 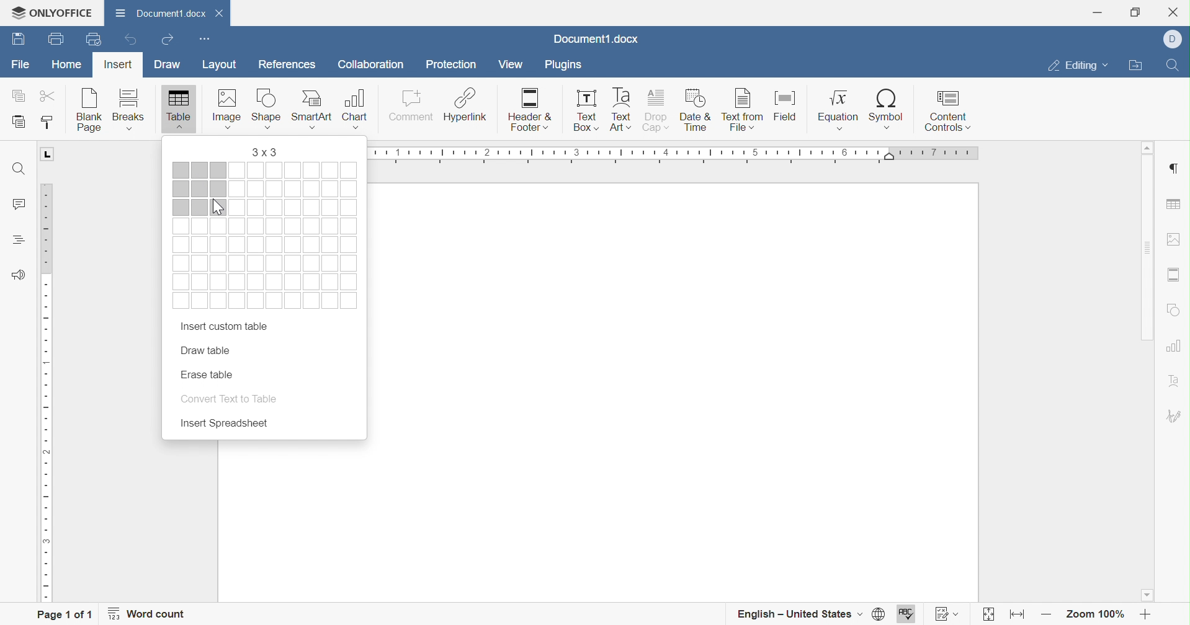 What do you see at coordinates (200, 189) in the screenshot?
I see `3x3 table selected` at bounding box center [200, 189].